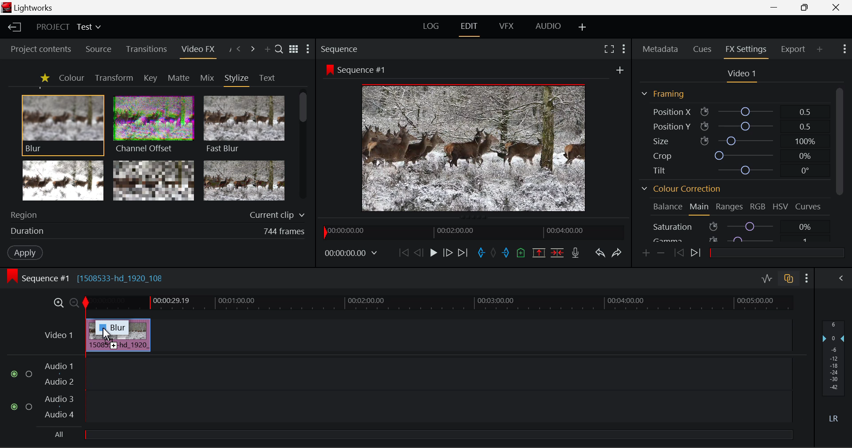  Describe the element at coordinates (558, 250) in the screenshot. I see `Delete/Cut` at that location.